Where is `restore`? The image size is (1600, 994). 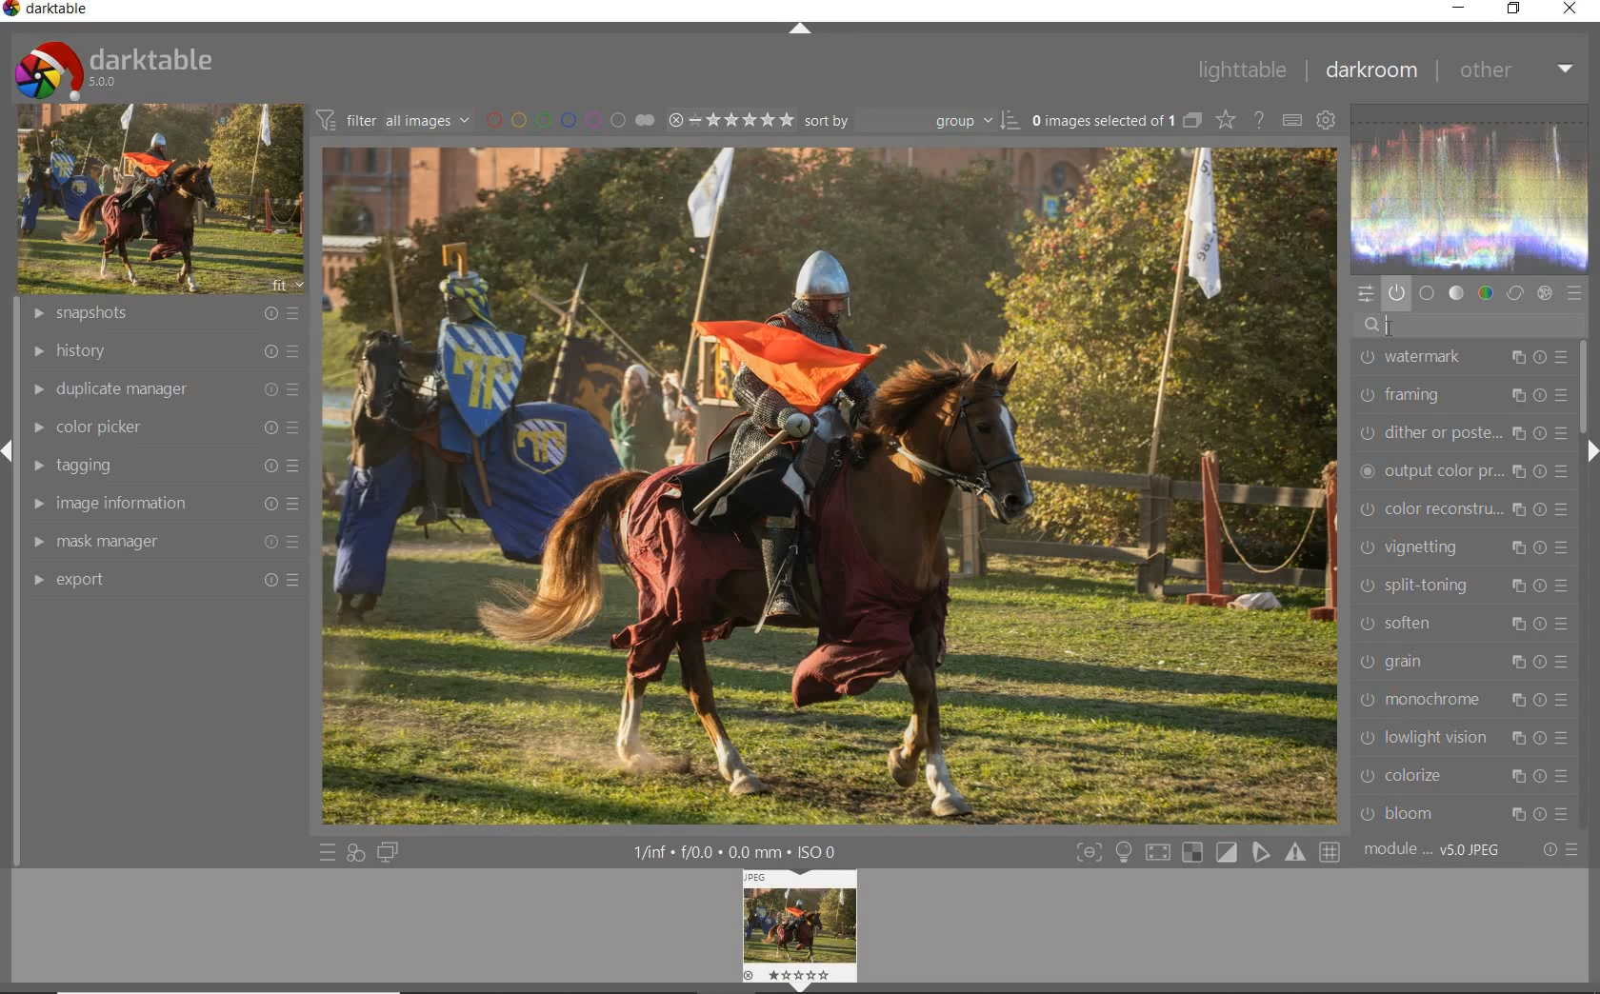 restore is located at coordinates (1515, 11).